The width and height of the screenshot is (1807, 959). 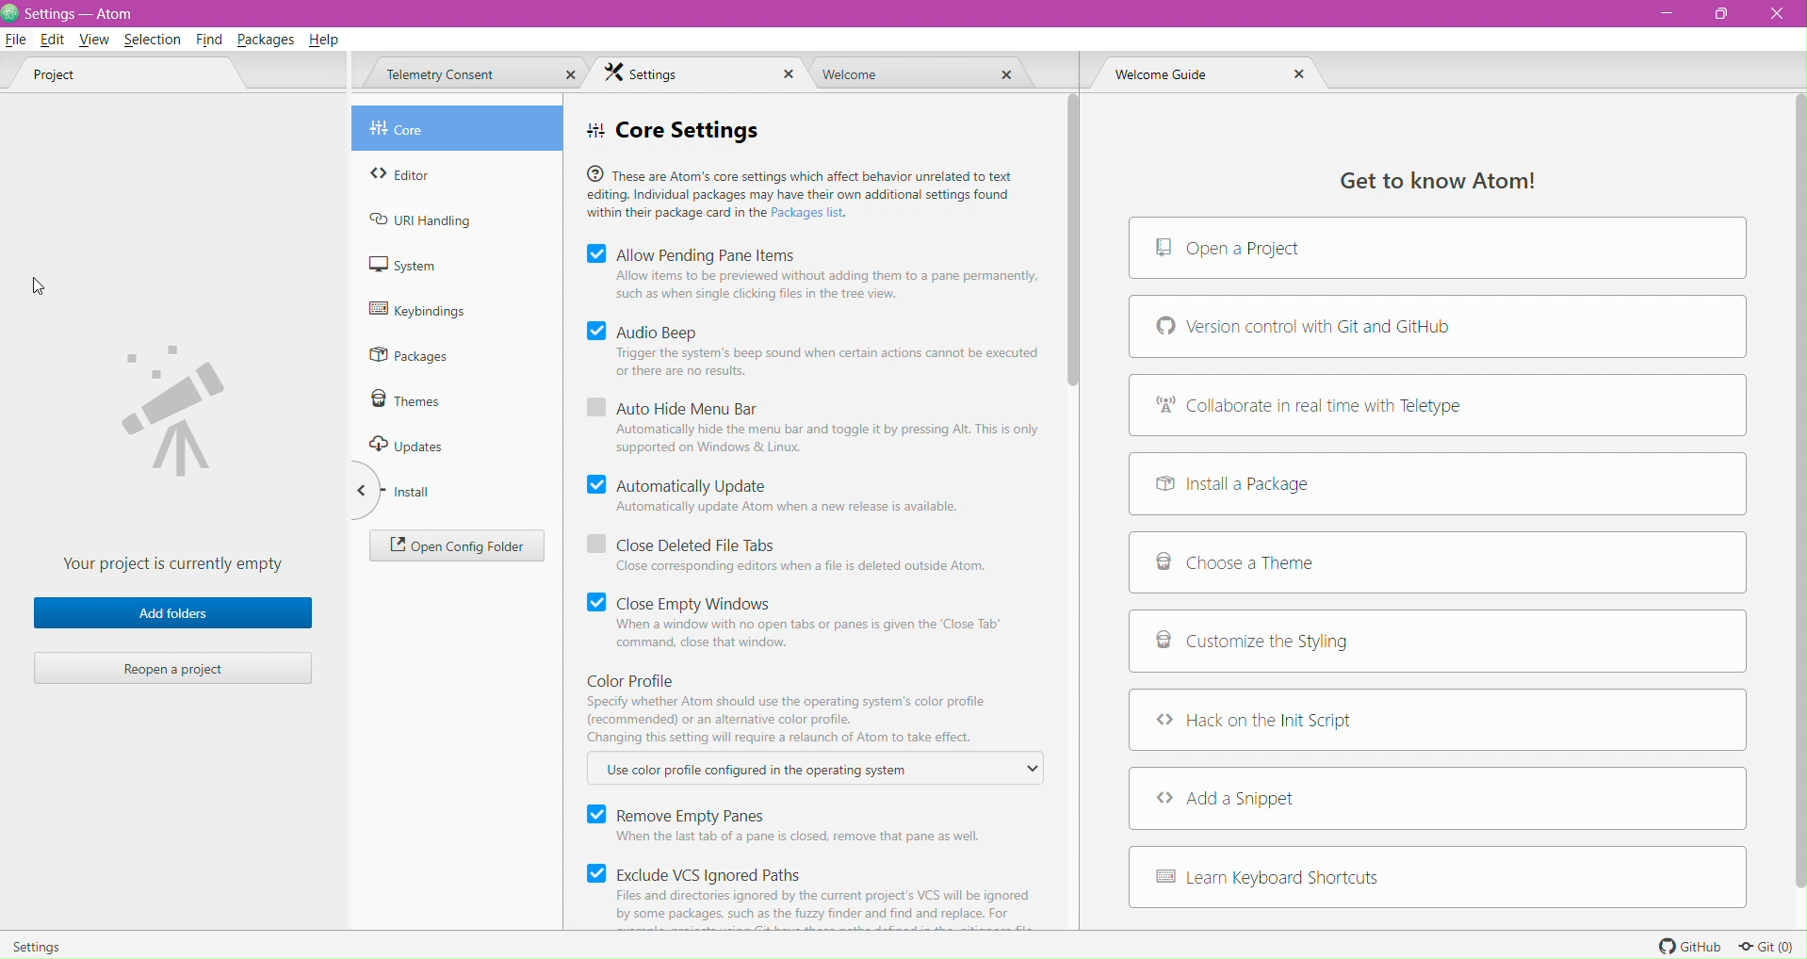 I want to click on Application Logo, so click(x=11, y=13).